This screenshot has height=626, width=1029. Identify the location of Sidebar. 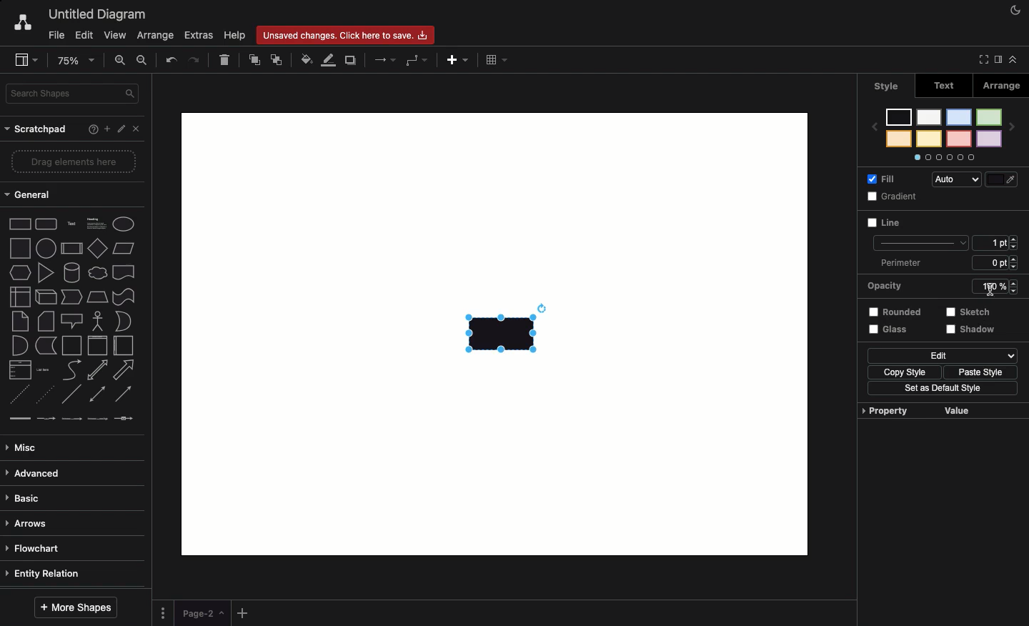
(995, 61).